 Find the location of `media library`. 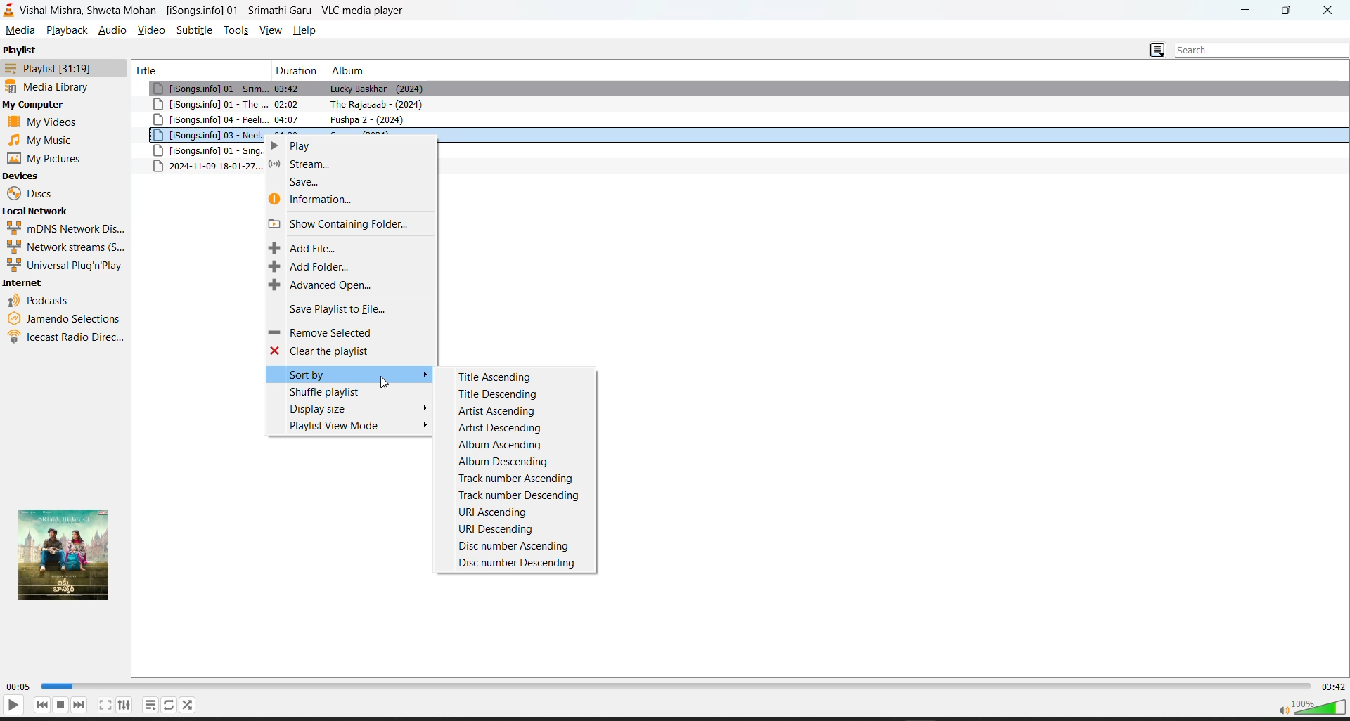

media library is located at coordinates (55, 86).